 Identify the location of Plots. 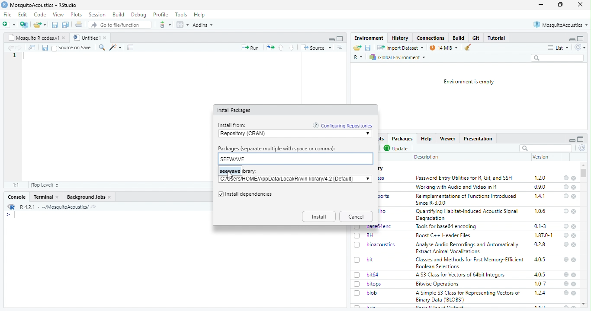
(77, 15).